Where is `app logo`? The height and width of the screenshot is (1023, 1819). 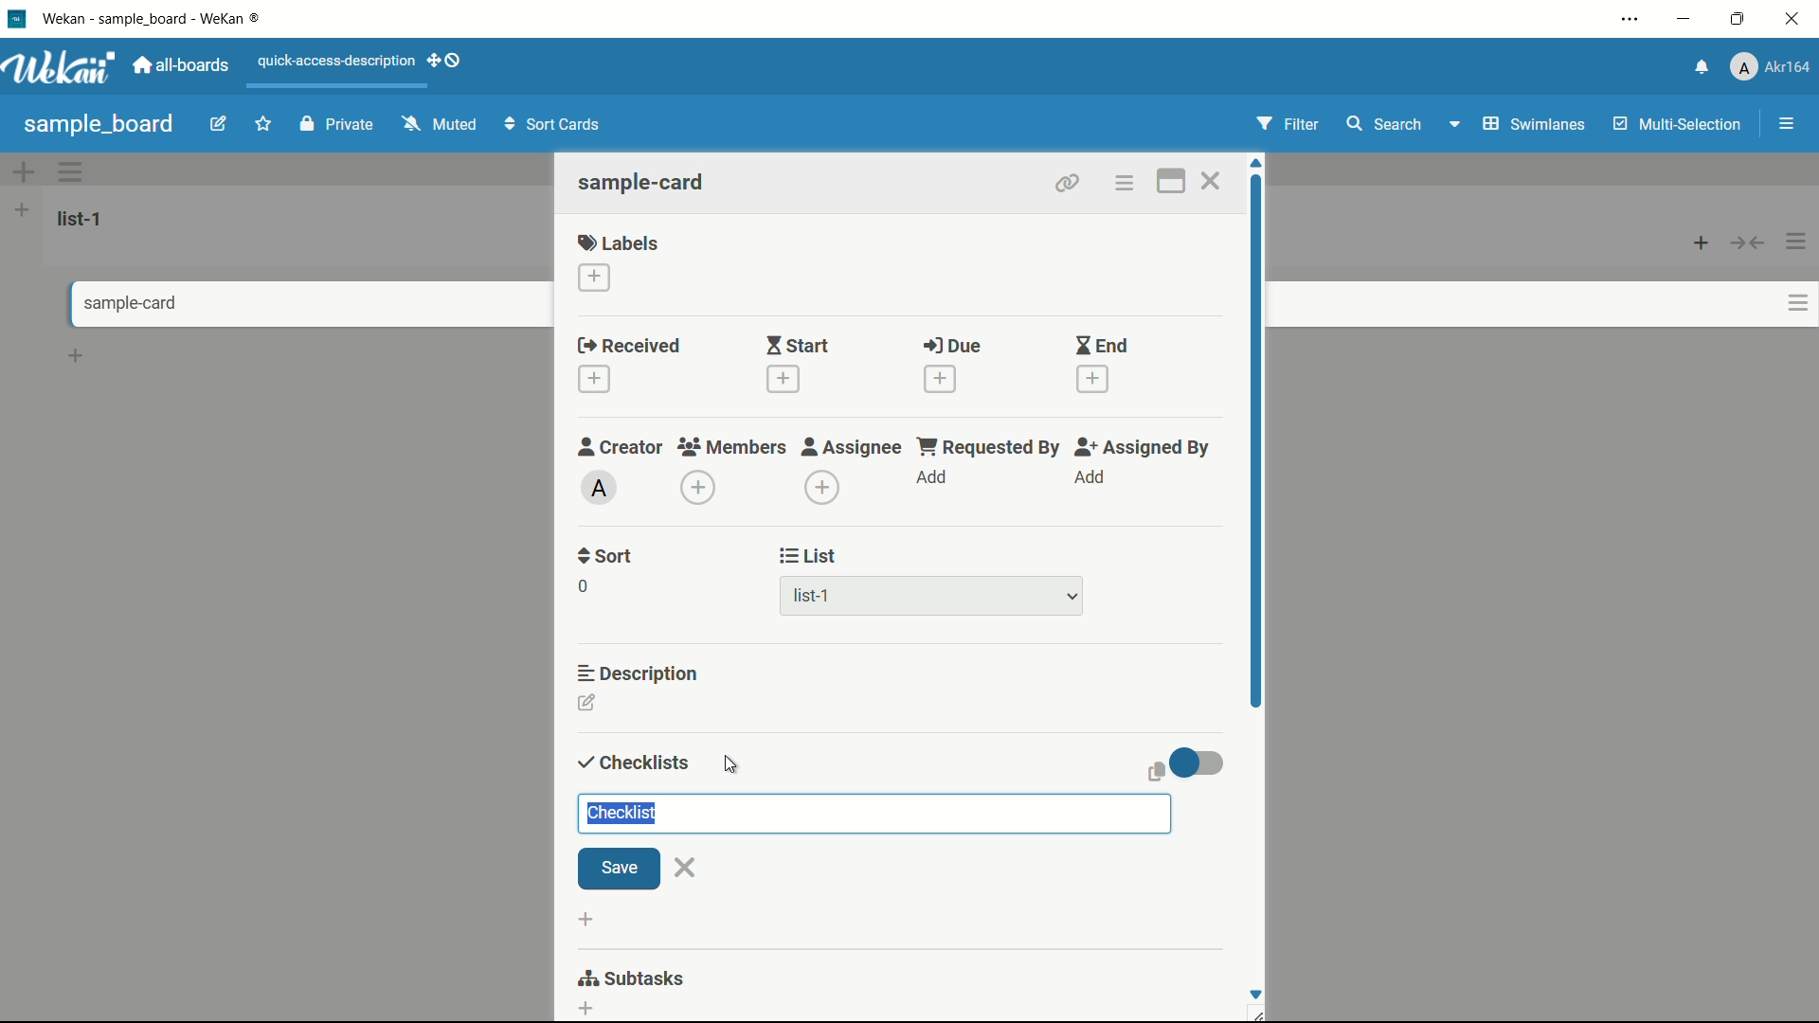
app logo is located at coordinates (59, 67).